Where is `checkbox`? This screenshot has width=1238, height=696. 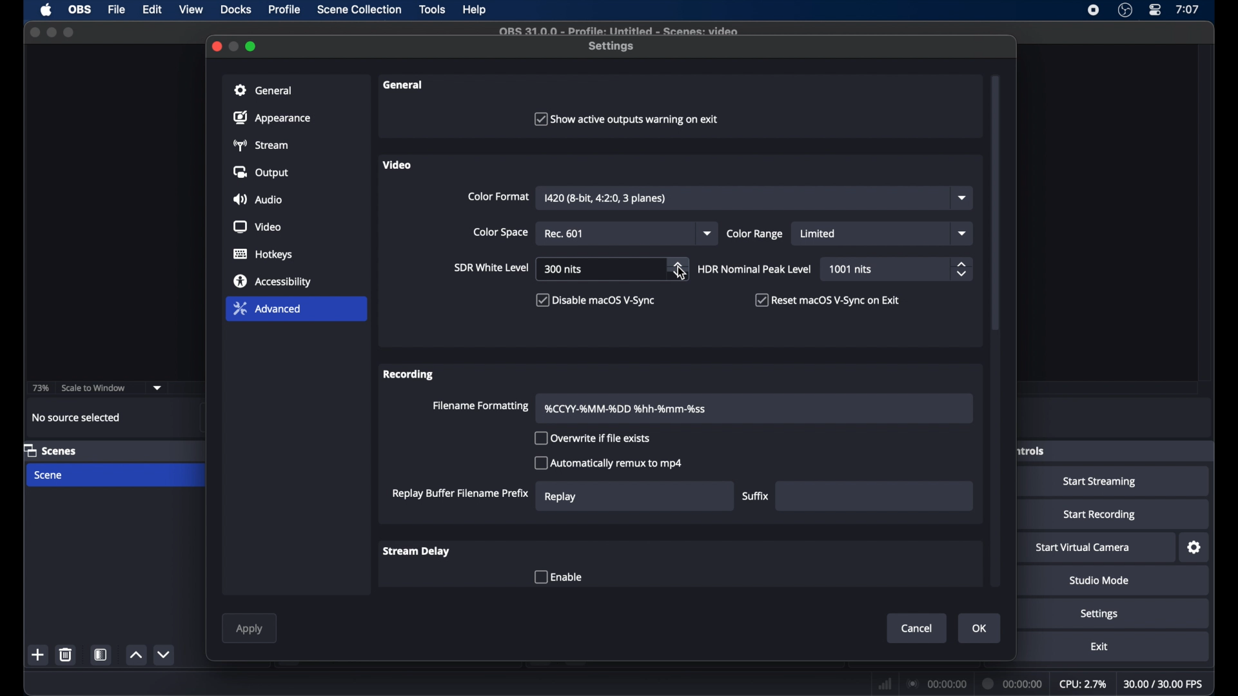 checkbox is located at coordinates (828, 300).